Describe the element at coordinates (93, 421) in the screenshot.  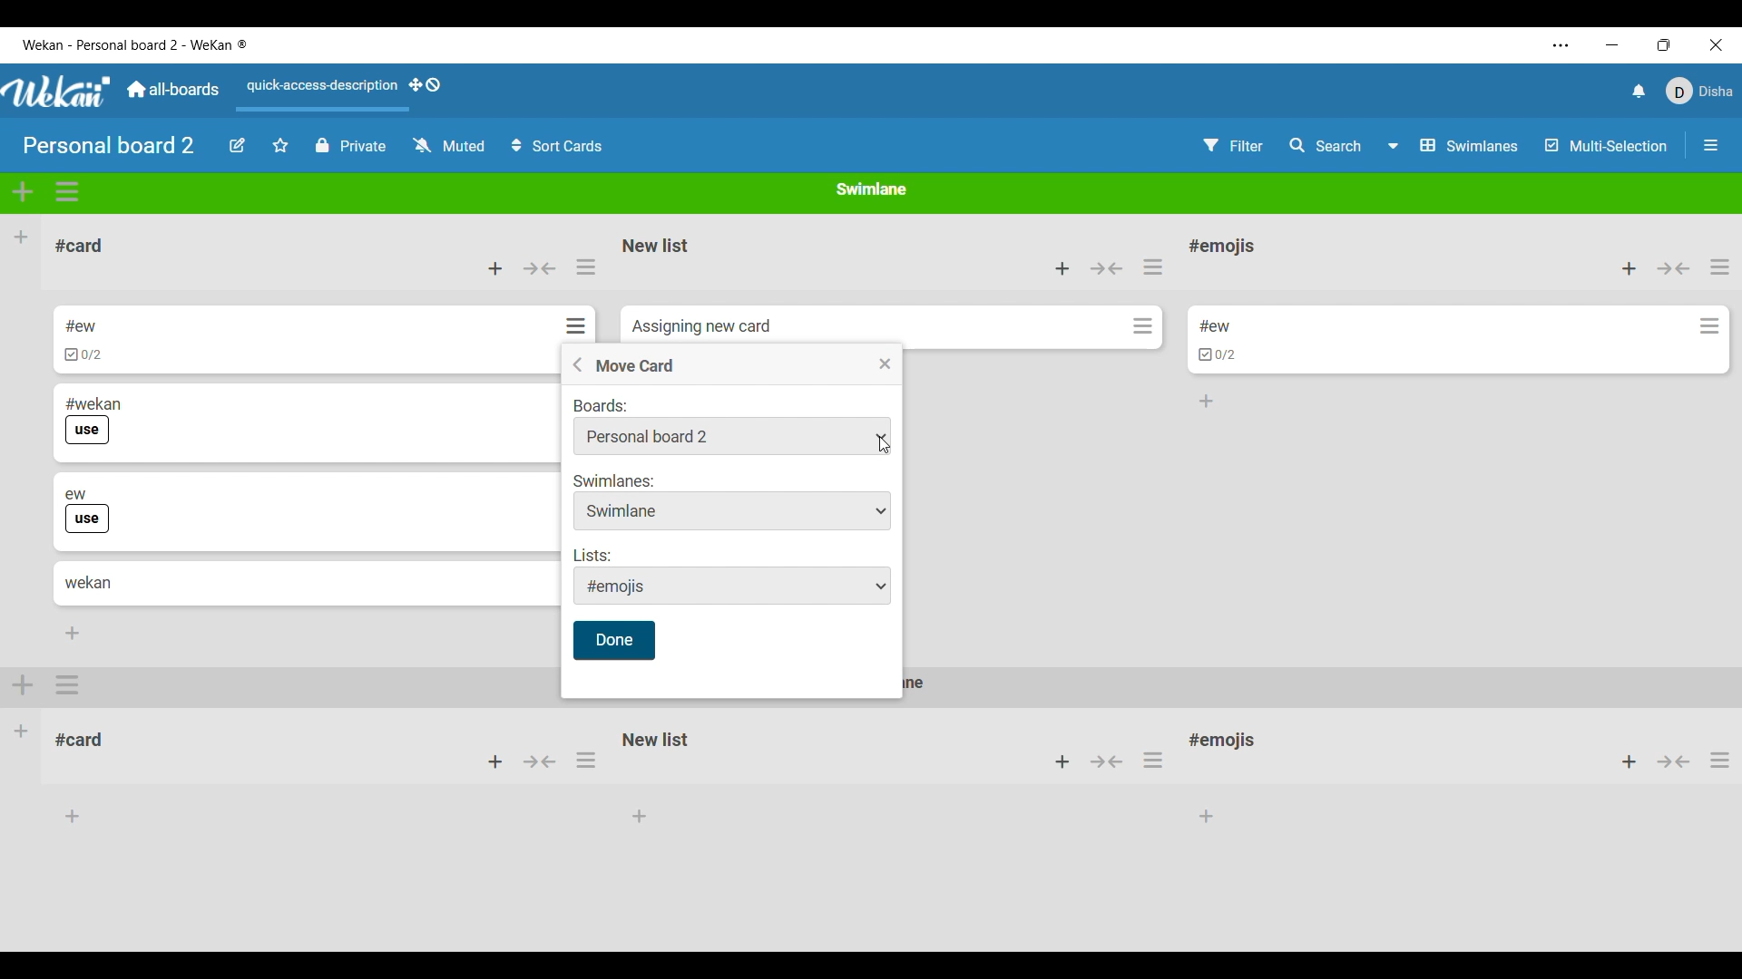
I see `Card title and label` at that location.